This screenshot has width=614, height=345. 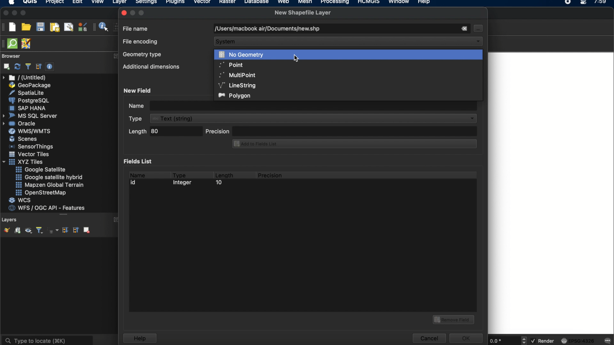 I want to click on toggle buttons, so click(x=525, y=340).